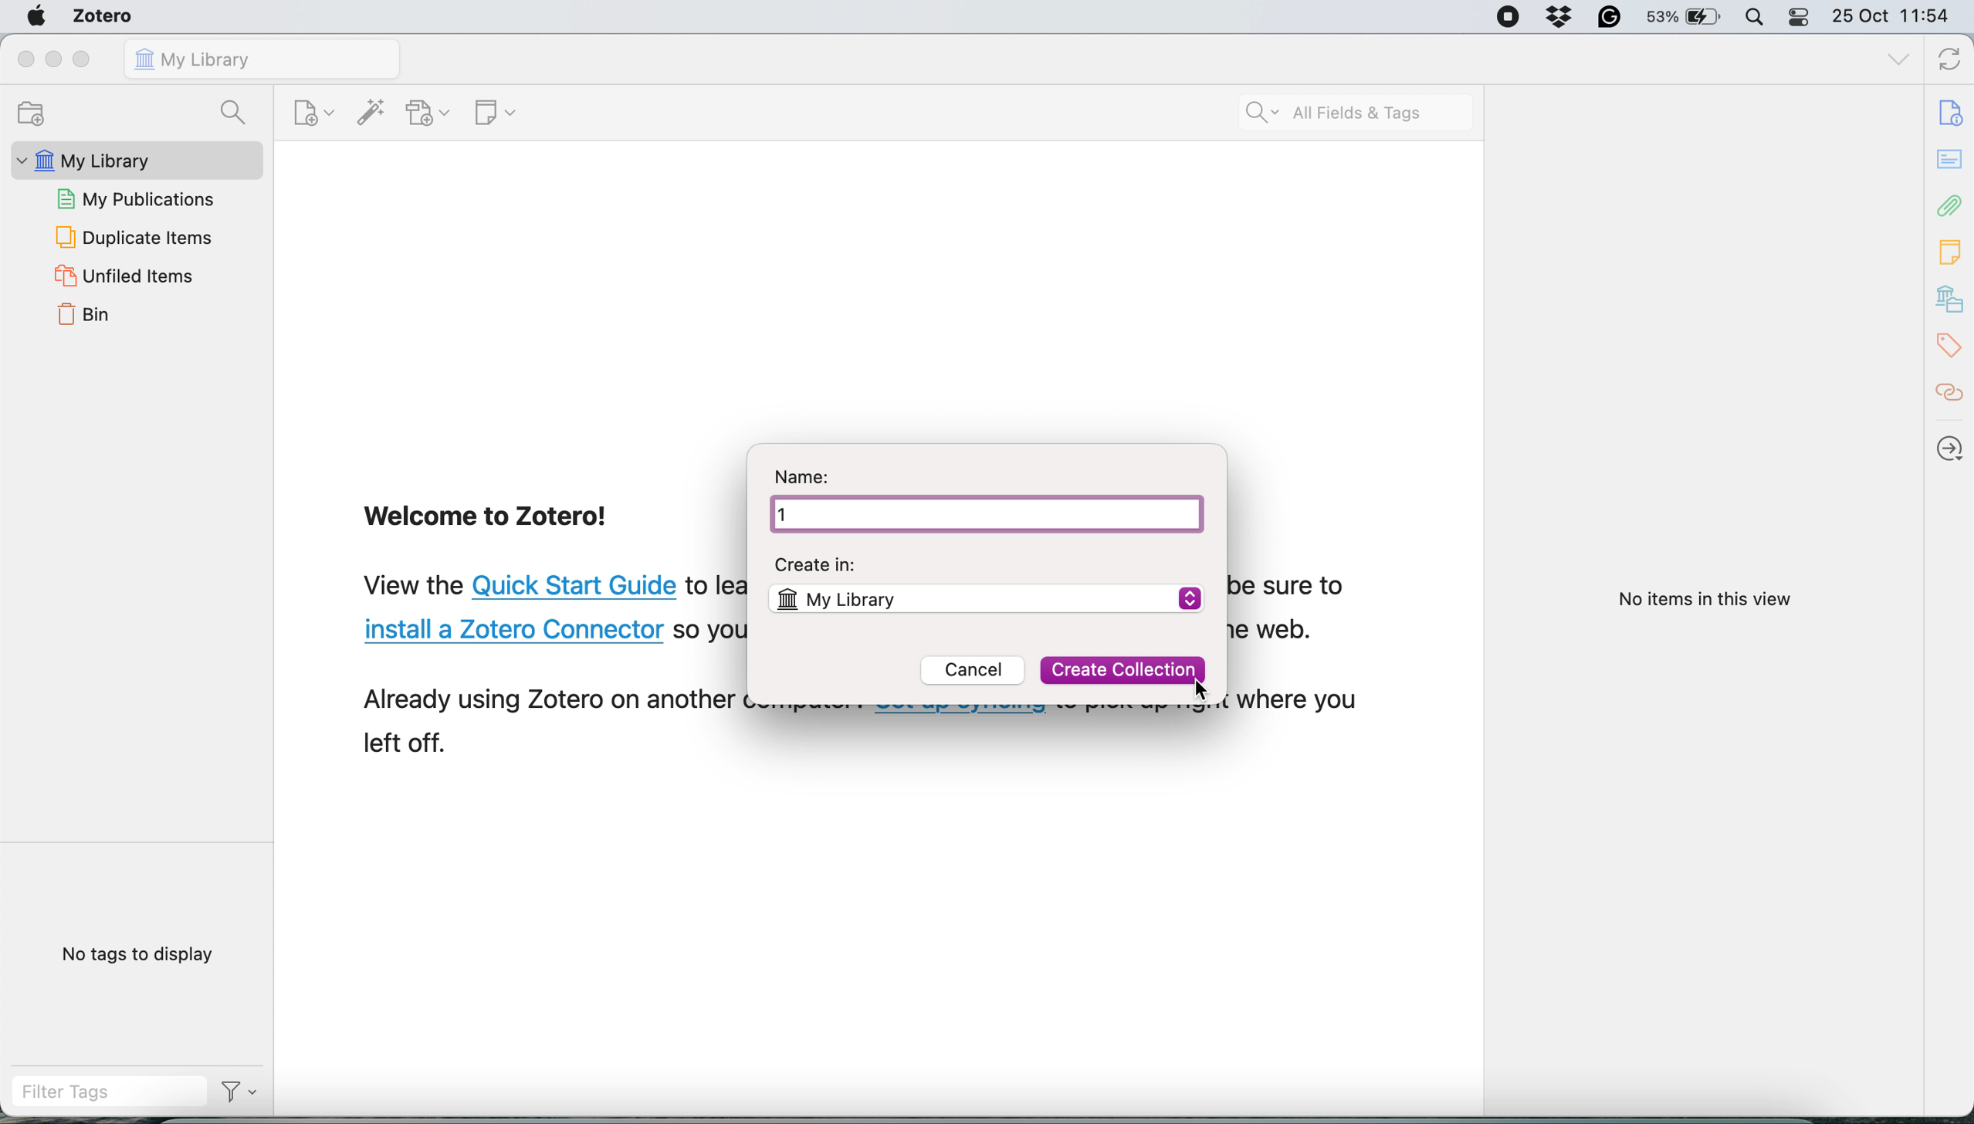 The width and height of the screenshot is (1974, 1124). What do you see at coordinates (1952, 443) in the screenshot?
I see `locate` at bounding box center [1952, 443].